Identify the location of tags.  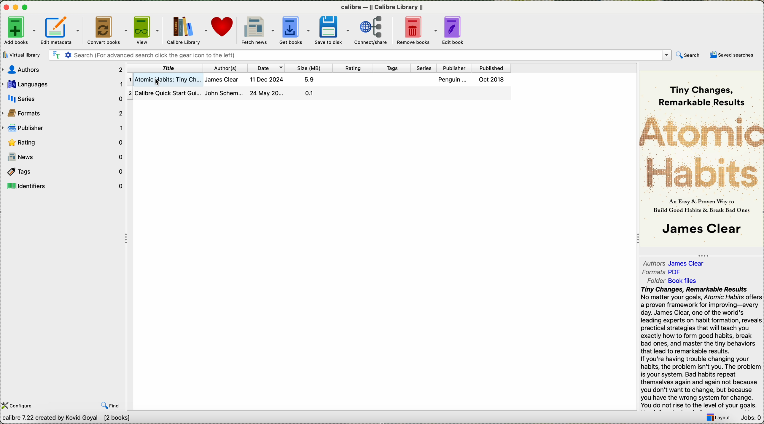
(392, 68).